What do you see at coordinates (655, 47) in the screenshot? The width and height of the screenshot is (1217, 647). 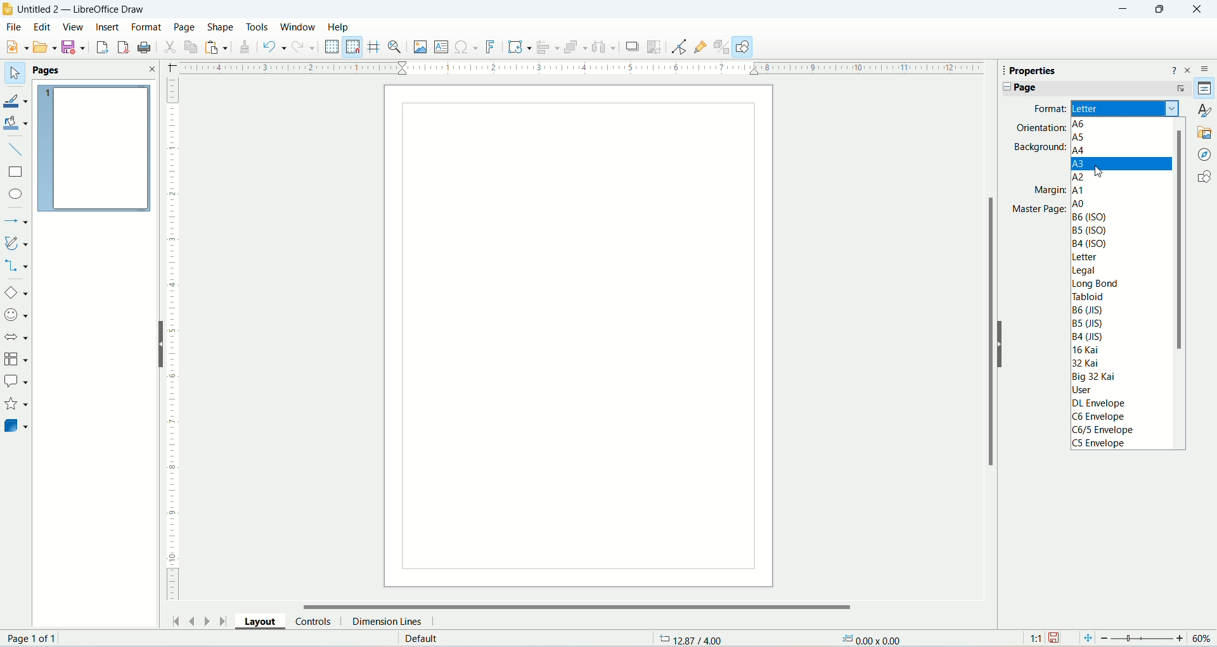 I see `crop image` at bounding box center [655, 47].